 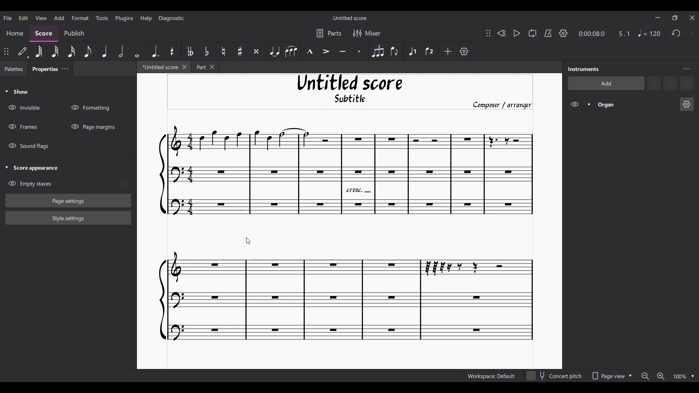 What do you see at coordinates (122, 51) in the screenshot?
I see `Half note` at bounding box center [122, 51].